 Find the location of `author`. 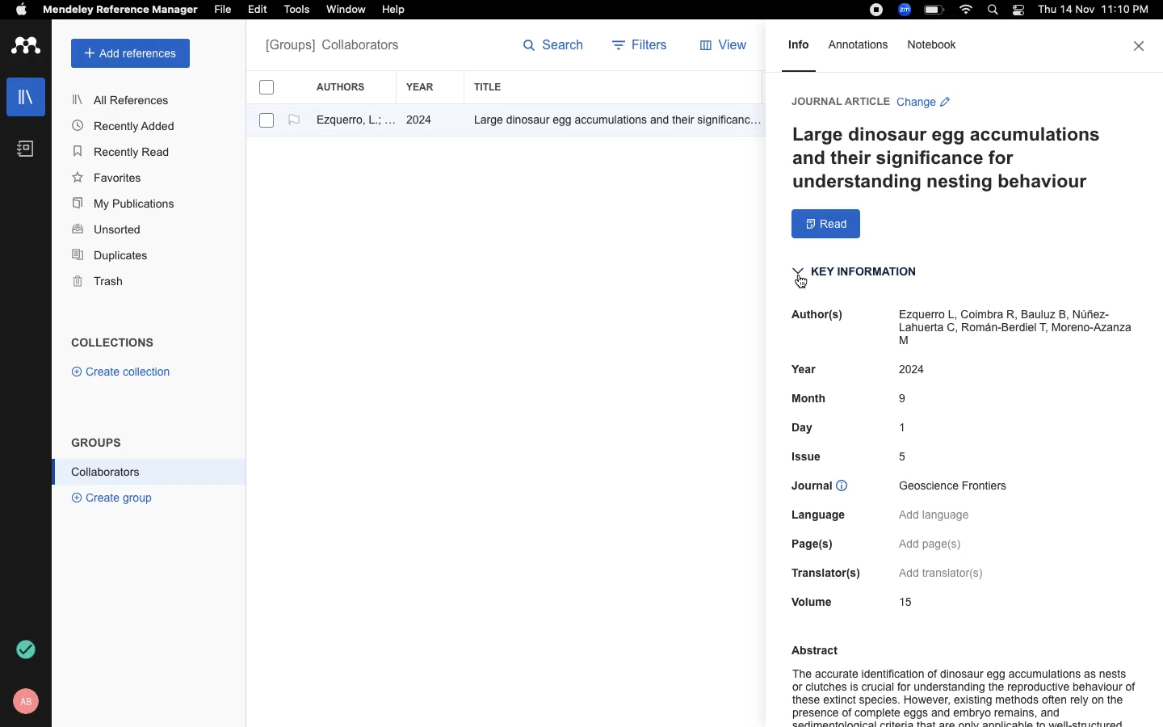

author is located at coordinates (348, 122).